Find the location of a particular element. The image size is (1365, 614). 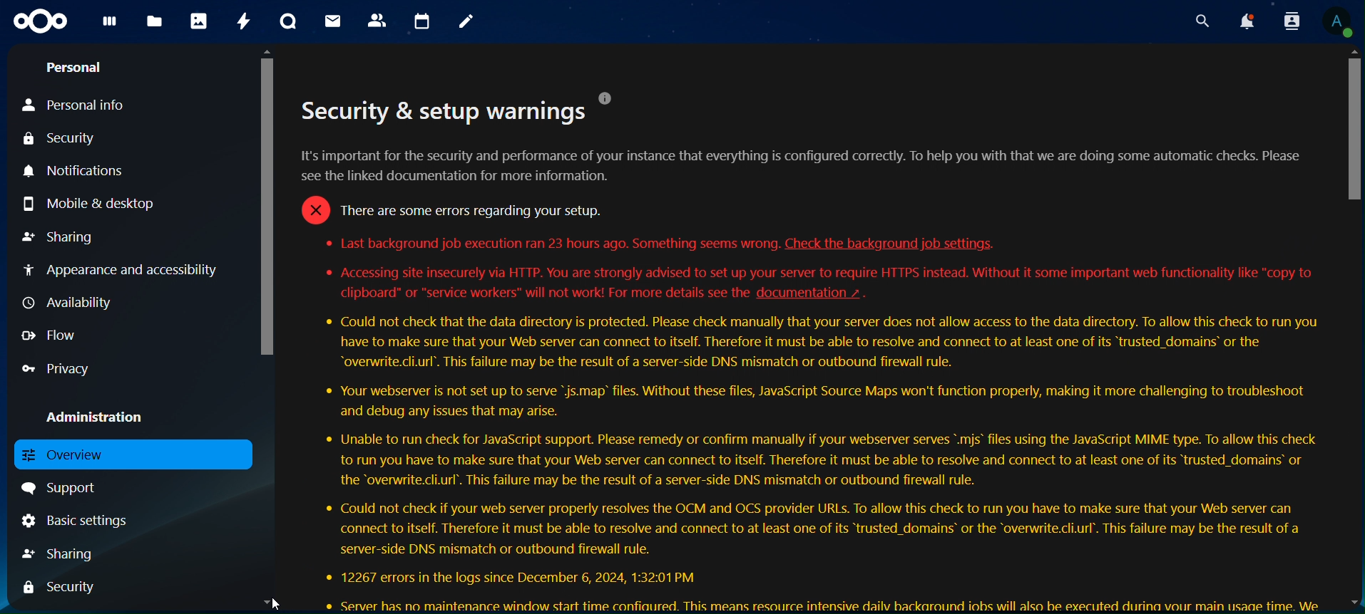

security is located at coordinates (62, 586).